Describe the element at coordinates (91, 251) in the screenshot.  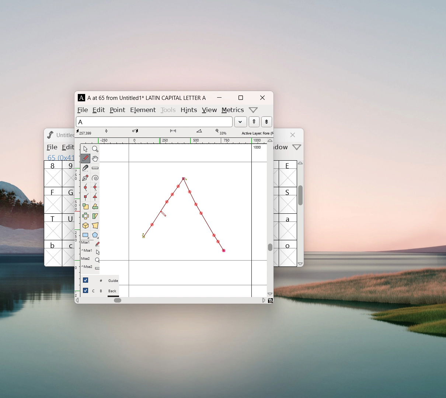
I see `^Mse2` at that location.